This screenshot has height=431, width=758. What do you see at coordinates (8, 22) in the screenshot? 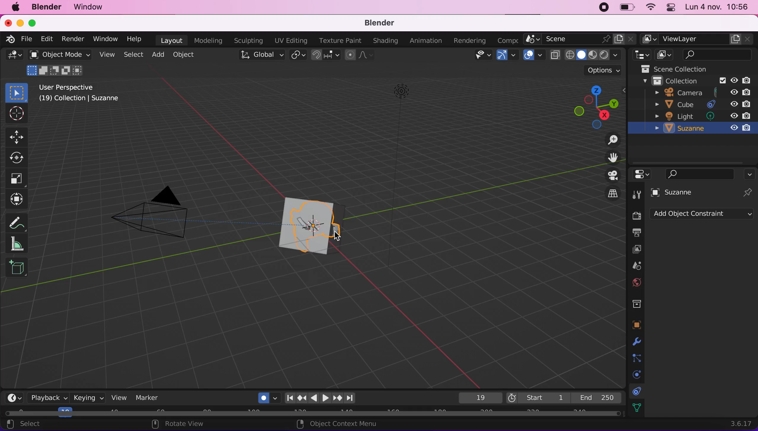
I see `close` at bounding box center [8, 22].